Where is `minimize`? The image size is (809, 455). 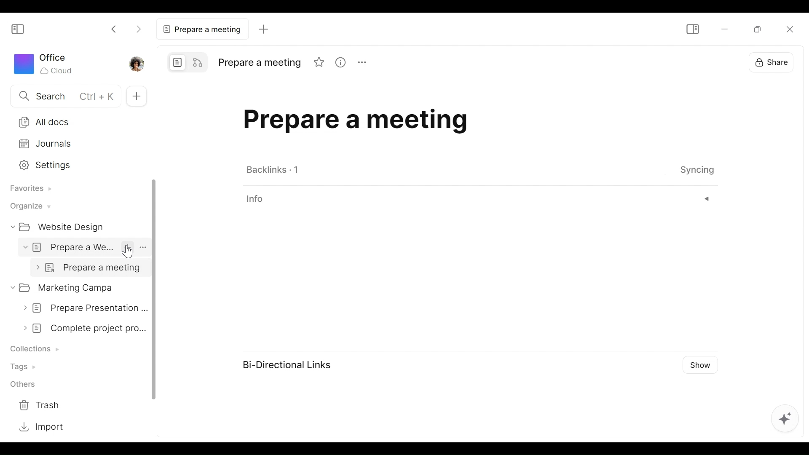
minimize is located at coordinates (726, 29).